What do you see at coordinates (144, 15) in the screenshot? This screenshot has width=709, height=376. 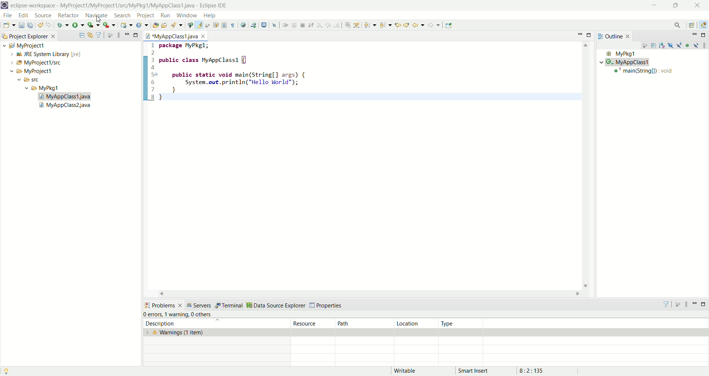 I see `project` at bounding box center [144, 15].